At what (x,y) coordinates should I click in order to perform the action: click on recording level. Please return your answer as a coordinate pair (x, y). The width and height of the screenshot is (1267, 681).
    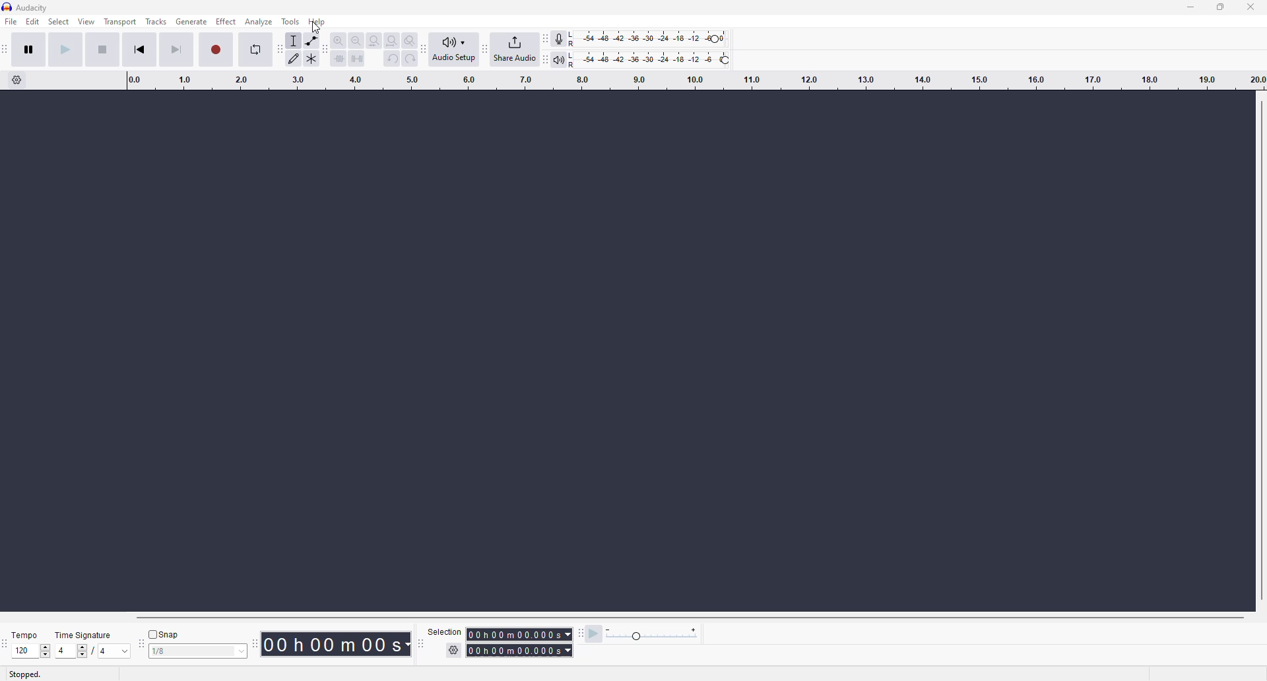
    Looking at the image, I should click on (656, 37).